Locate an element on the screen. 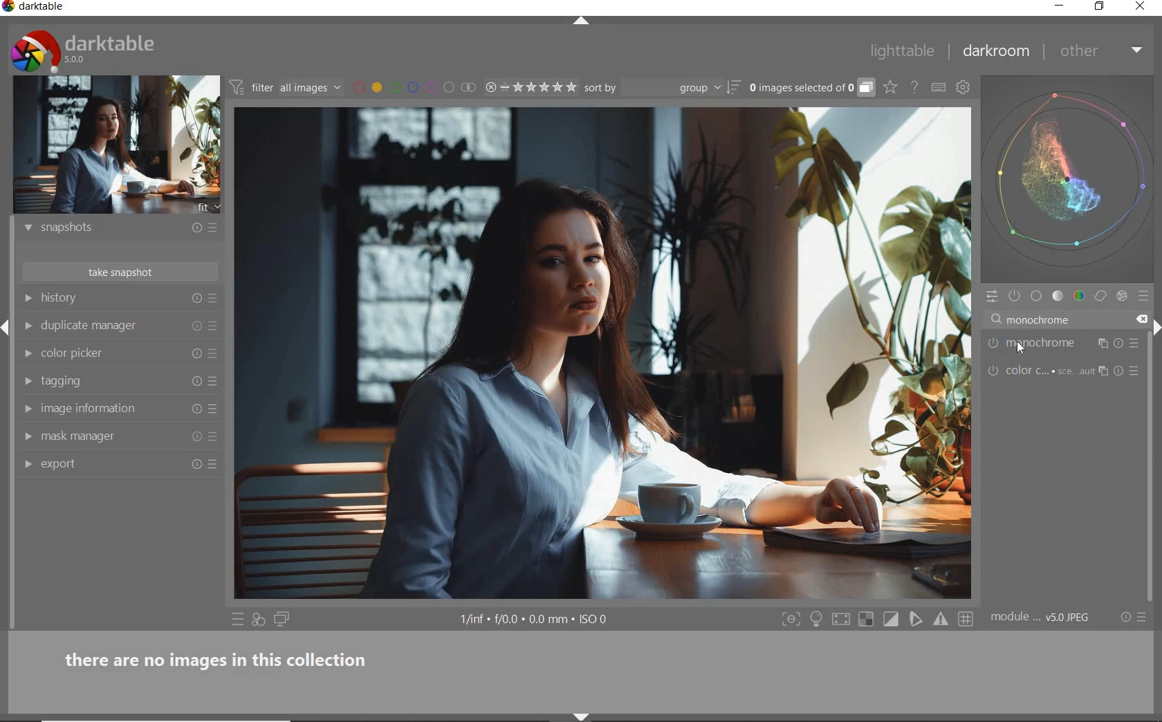 The image size is (1162, 722). show module is located at coordinates (30, 354).